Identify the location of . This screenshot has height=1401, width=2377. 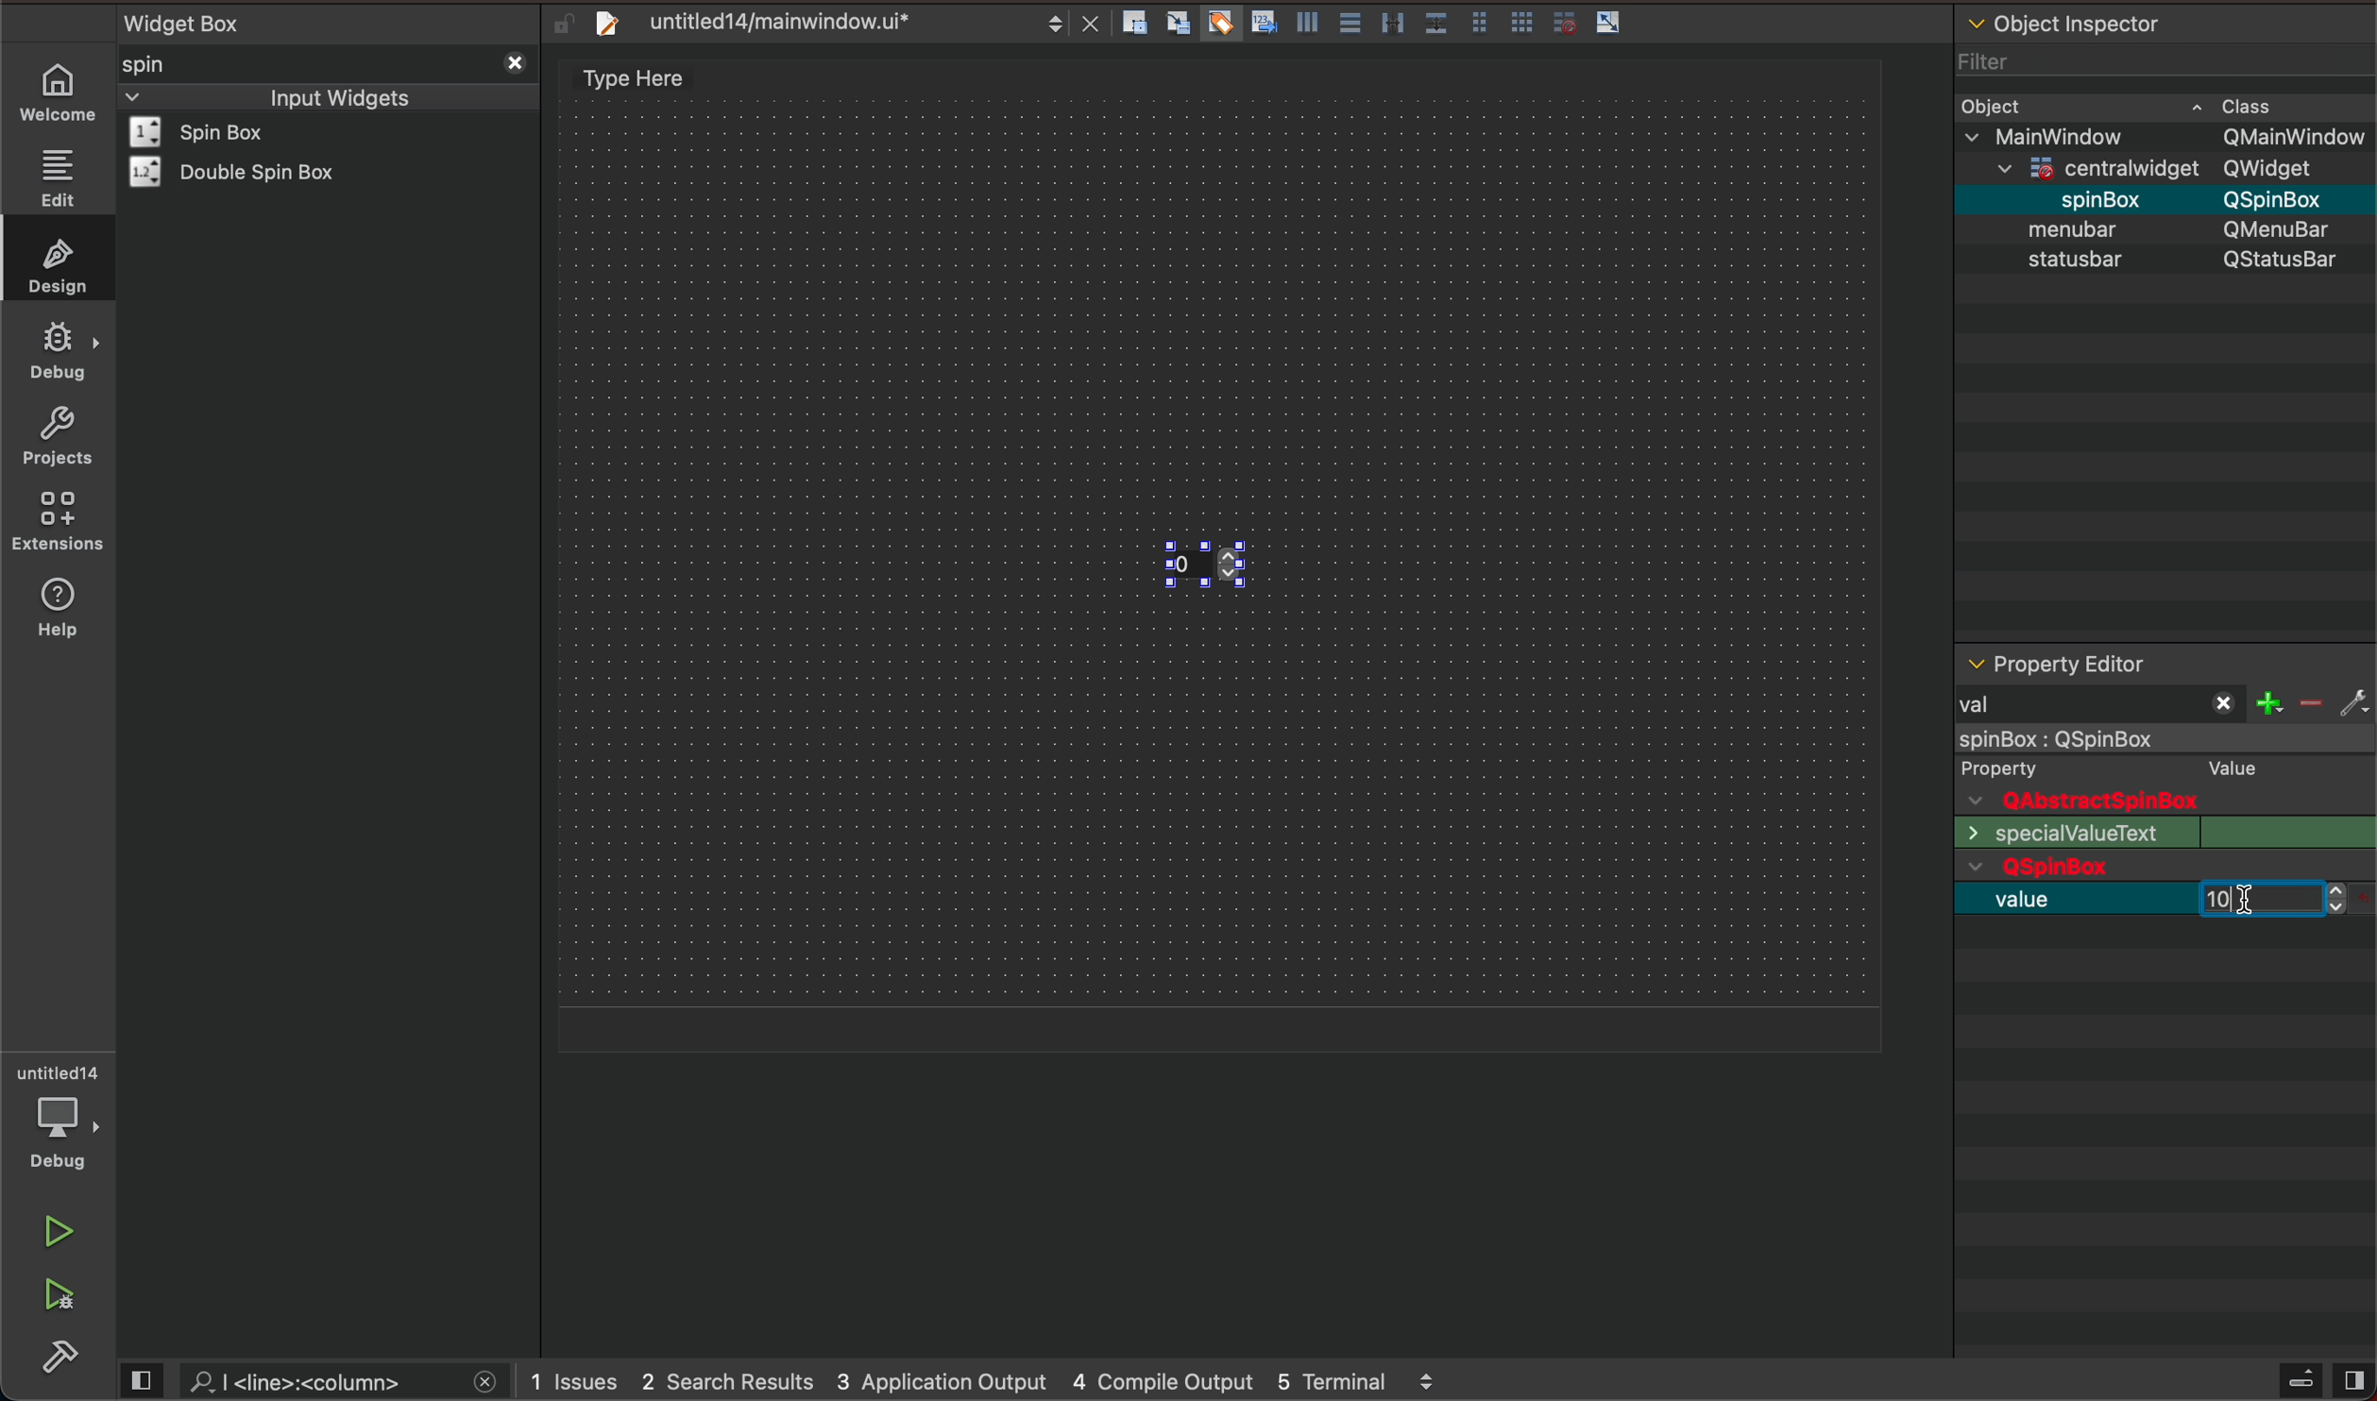
(2081, 196).